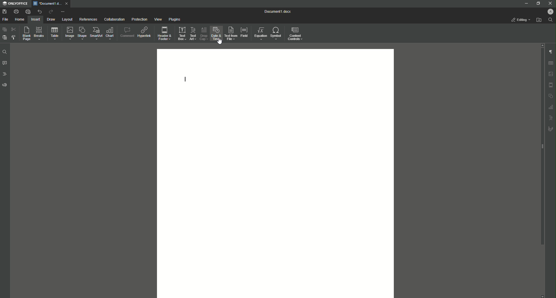  What do you see at coordinates (138, 19) in the screenshot?
I see `Protection` at bounding box center [138, 19].